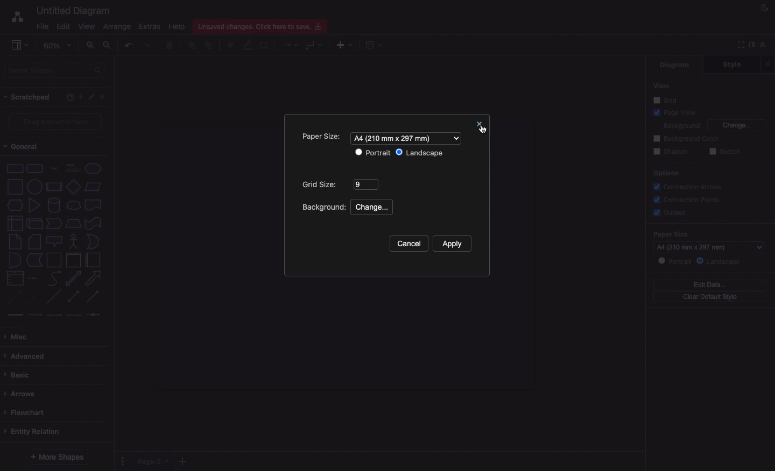  What do you see at coordinates (709, 284) in the screenshot?
I see `Edit data` at bounding box center [709, 284].